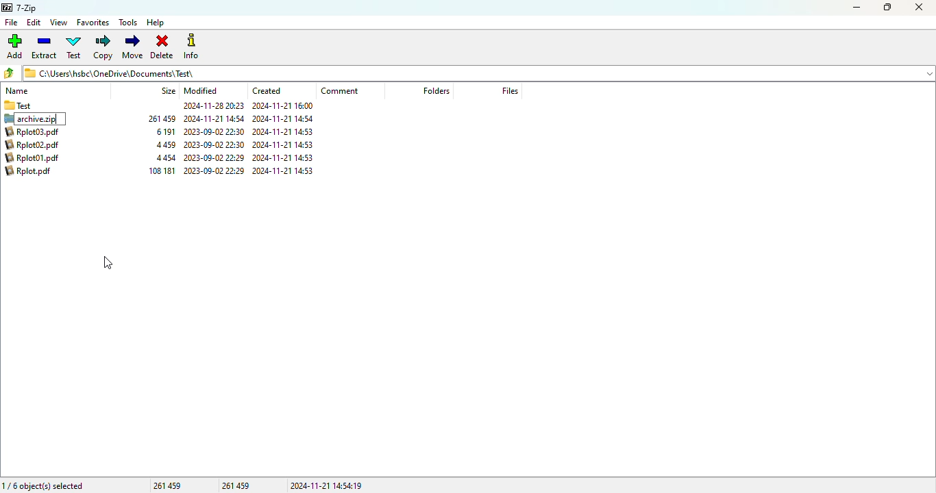 The height and width of the screenshot is (493, 936). Describe the element at coordinates (162, 118) in the screenshot. I see `261 459` at that location.